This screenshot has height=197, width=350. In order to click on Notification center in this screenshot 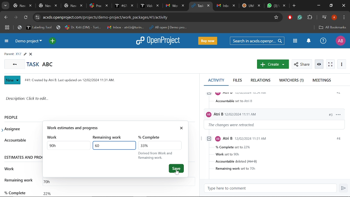, I will do `click(308, 41)`.